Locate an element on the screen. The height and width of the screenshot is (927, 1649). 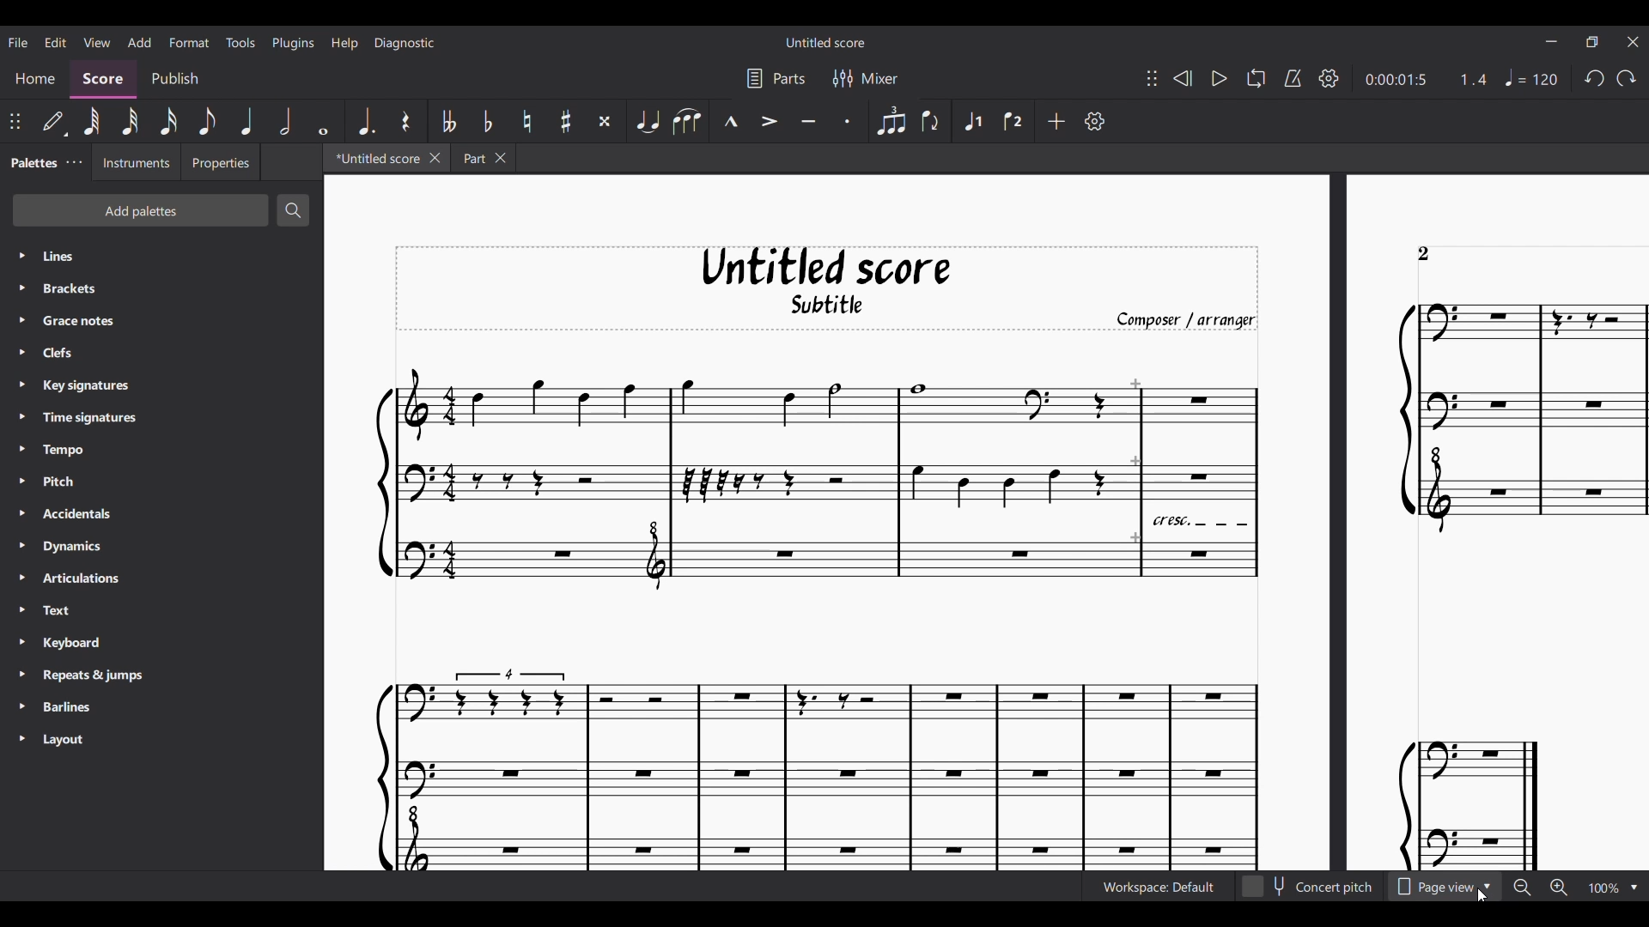
Zoom factor is located at coordinates (1603, 889).